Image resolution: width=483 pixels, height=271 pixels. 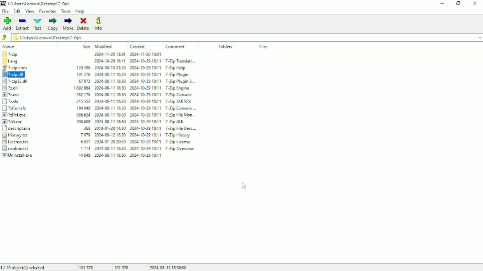 What do you see at coordinates (53, 24) in the screenshot?
I see `Copy` at bounding box center [53, 24].